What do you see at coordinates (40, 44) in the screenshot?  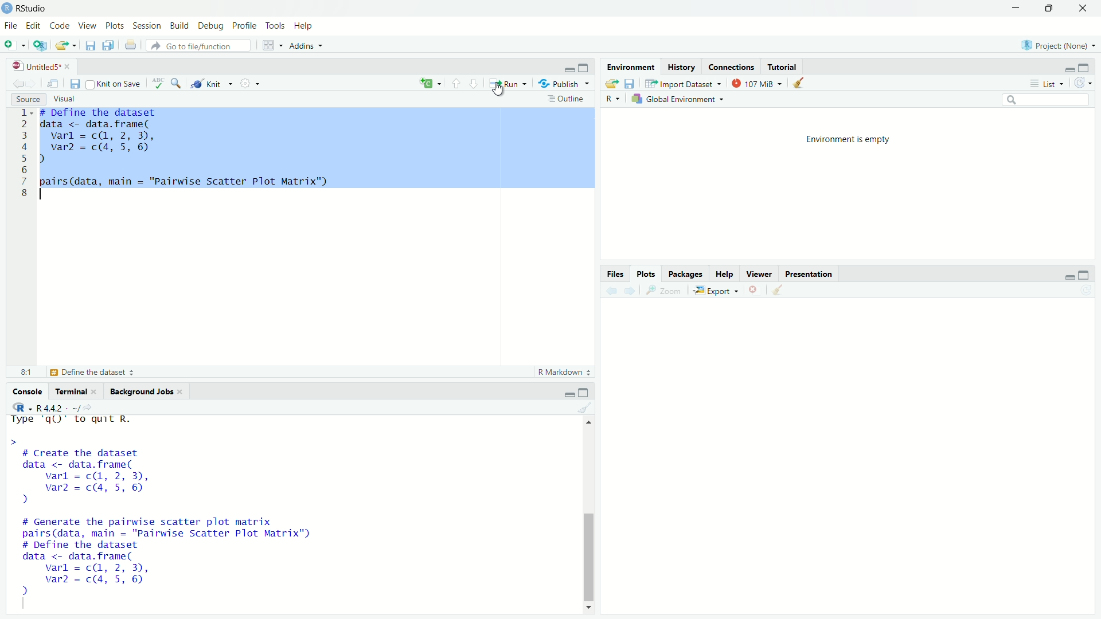 I see `Create a project` at bounding box center [40, 44].